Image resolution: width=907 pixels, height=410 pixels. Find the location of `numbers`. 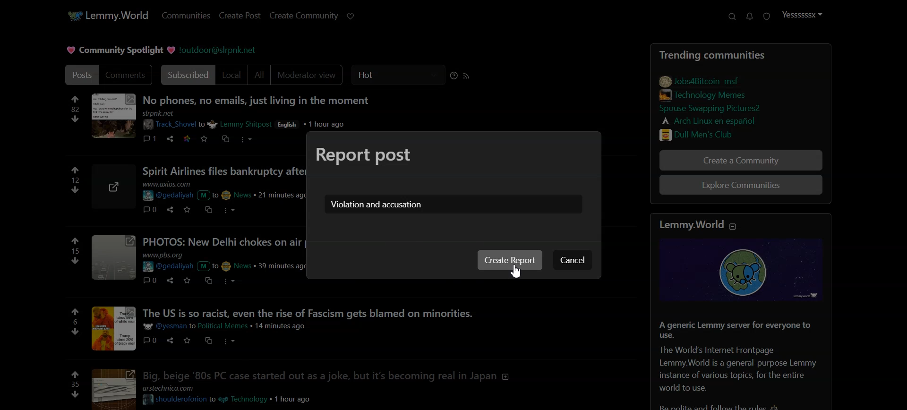

numbers is located at coordinates (75, 322).